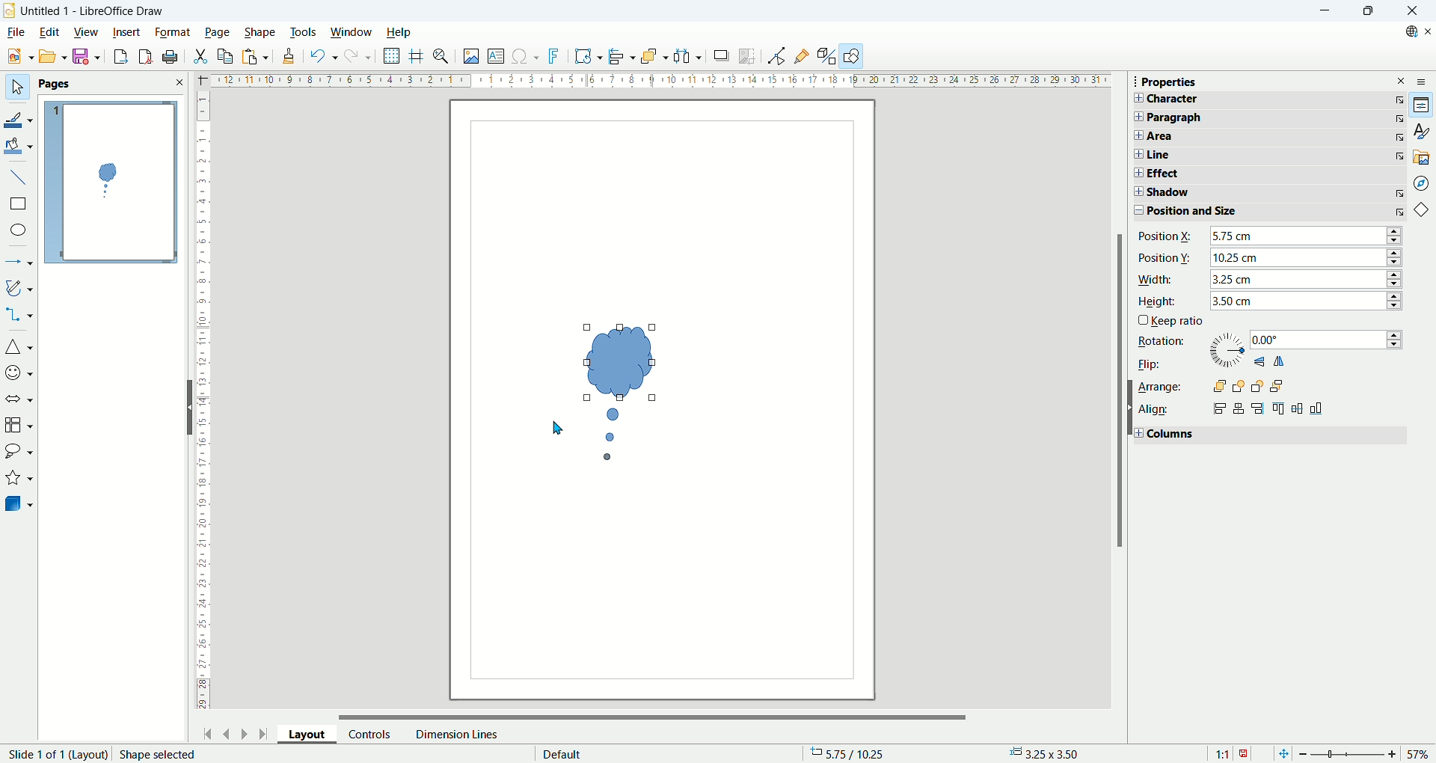 This screenshot has width=1436, height=763. Describe the element at coordinates (359, 59) in the screenshot. I see `redo` at that location.